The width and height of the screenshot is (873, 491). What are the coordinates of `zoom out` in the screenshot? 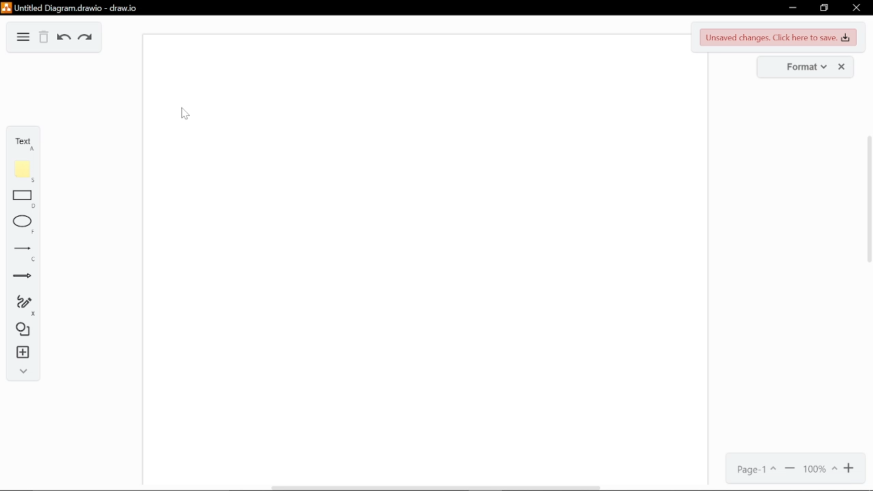 It's located at (790, 469).